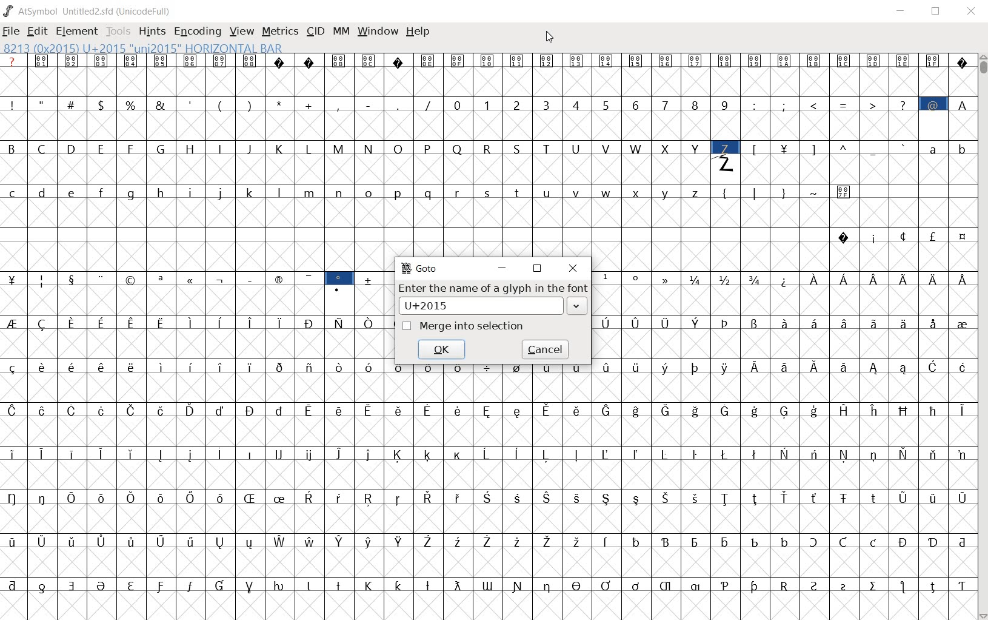  What do you see at coordinates (13, 30) in the screenshot?
I see `FILE` at bounding box center [13, 30].